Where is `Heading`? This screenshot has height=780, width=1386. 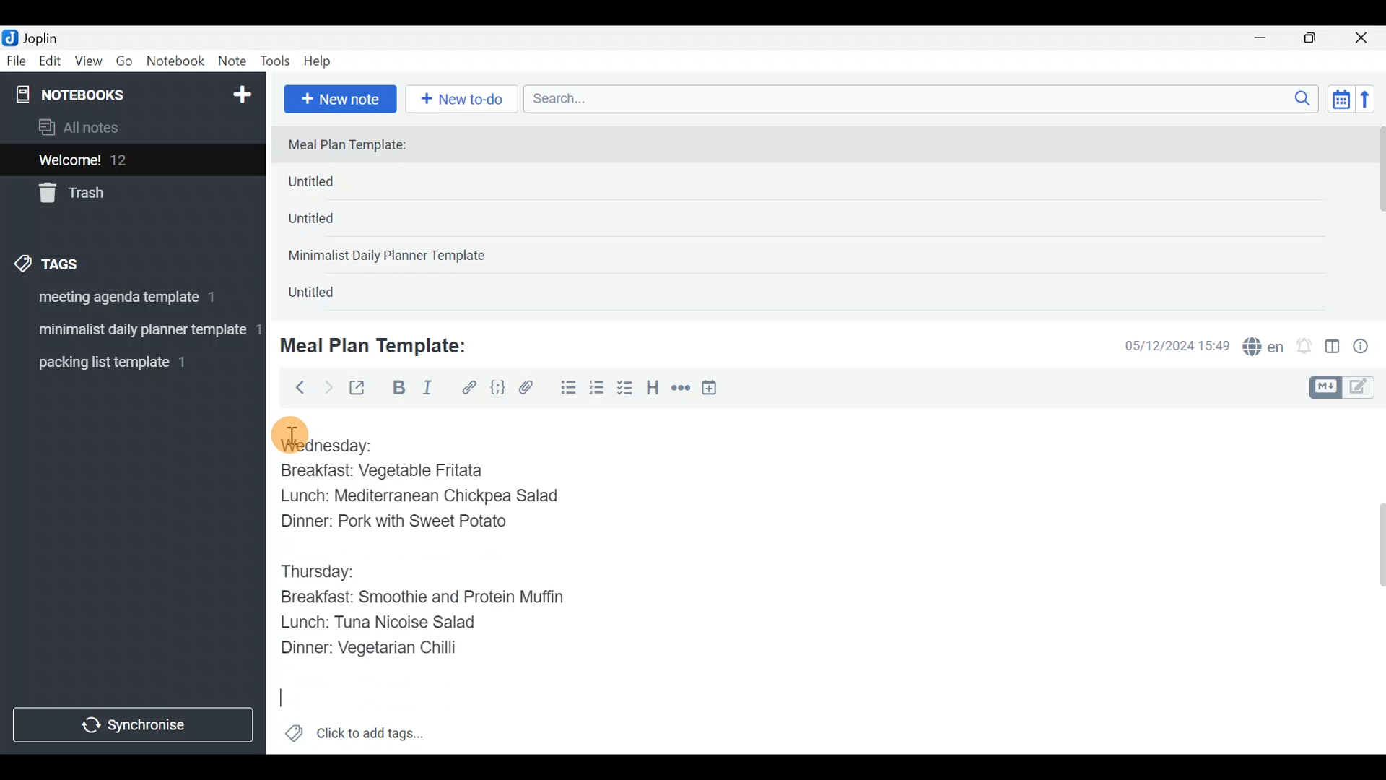
Heading is located at coordinates (653, 390).